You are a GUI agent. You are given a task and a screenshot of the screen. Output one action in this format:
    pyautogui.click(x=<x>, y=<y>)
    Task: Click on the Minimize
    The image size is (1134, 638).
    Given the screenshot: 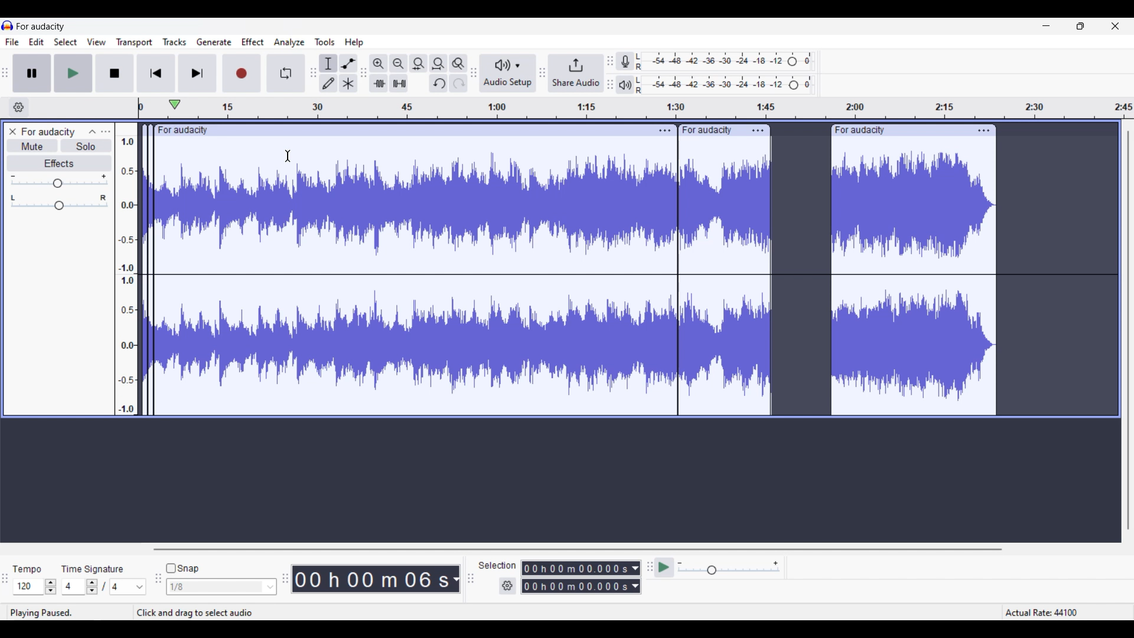 What is the action you would take?
    pyautogui.click(x=1046, y=26)
    